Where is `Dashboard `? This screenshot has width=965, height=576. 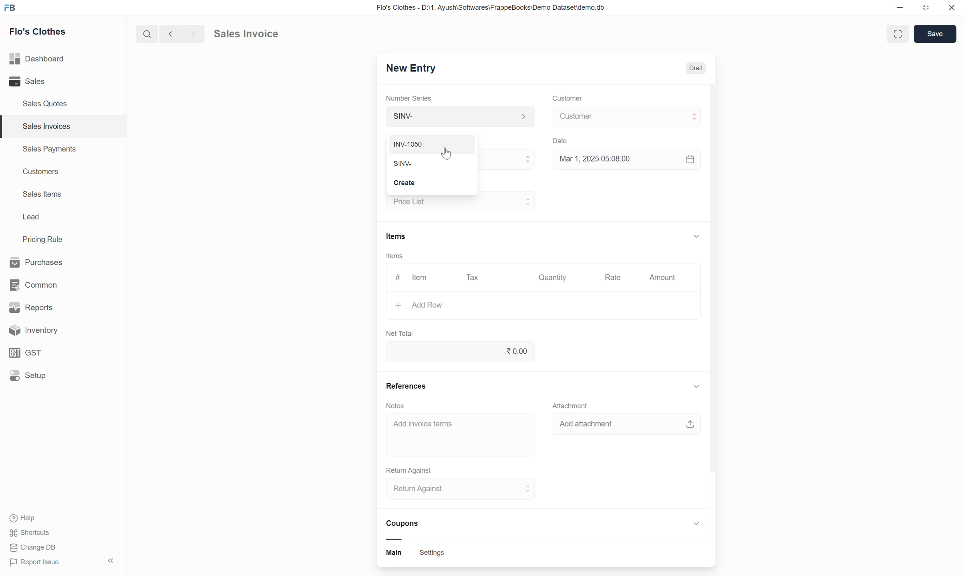 Dashboard  is located at coordinates (50, 59).